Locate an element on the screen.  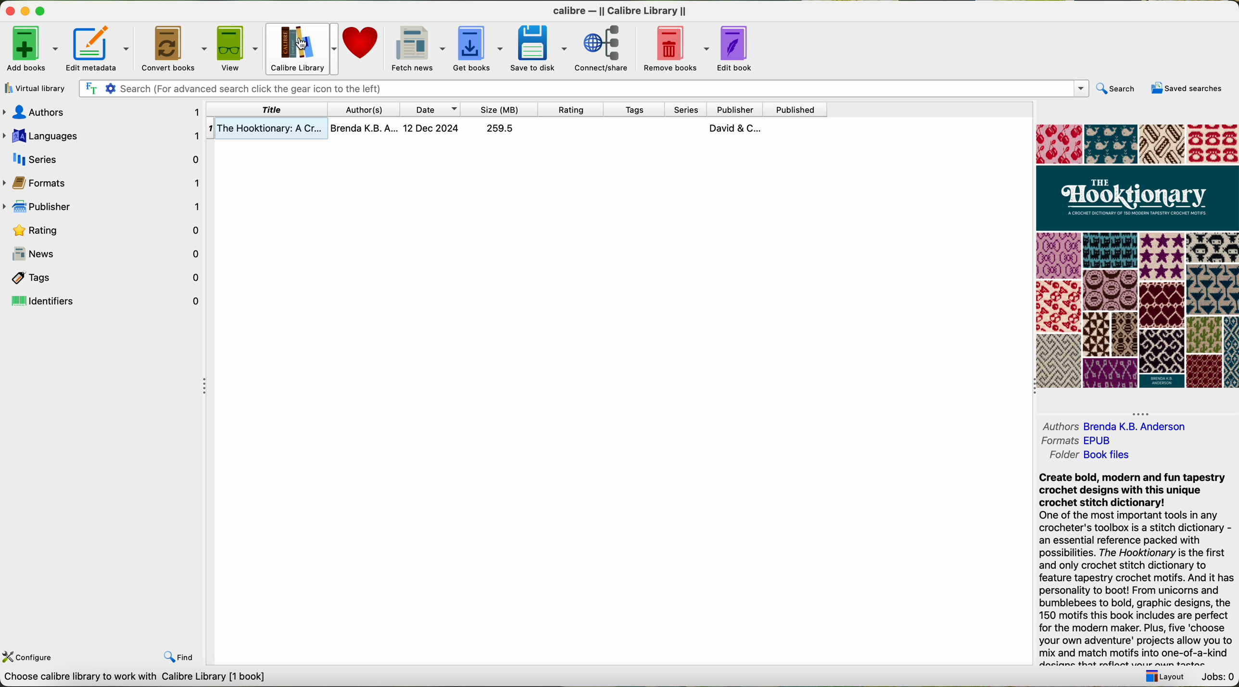
published is located at coordinates (797, 109).